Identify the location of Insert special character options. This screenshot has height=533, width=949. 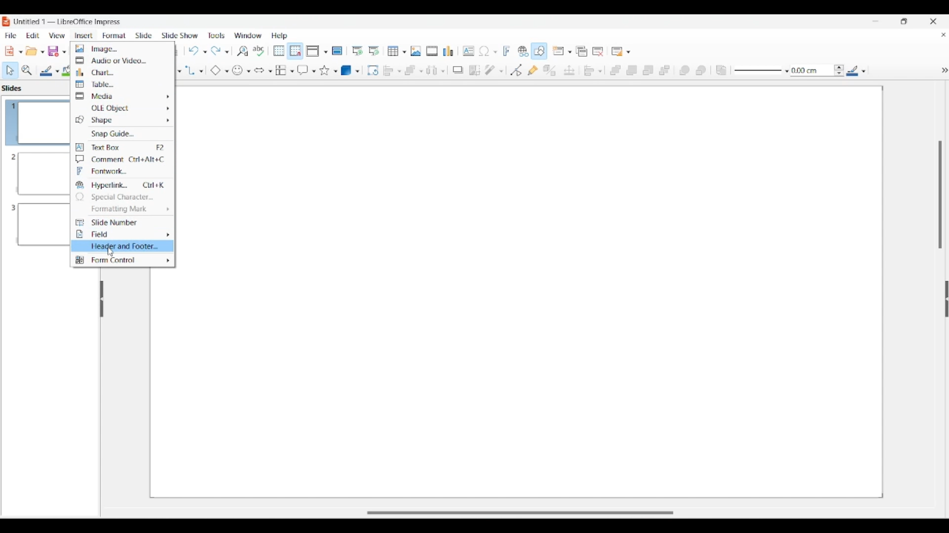
(488, 51).